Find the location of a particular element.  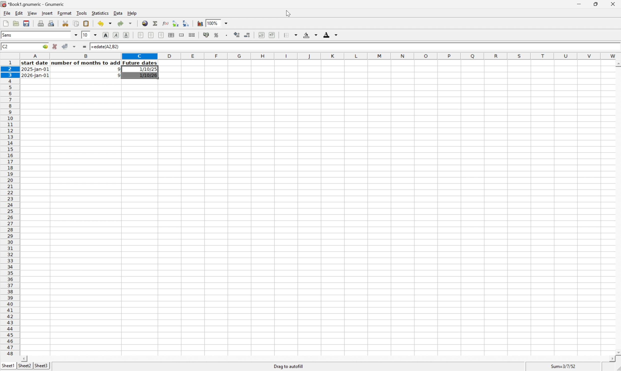

Accept changes across selection is located at coordinates (76, 46).